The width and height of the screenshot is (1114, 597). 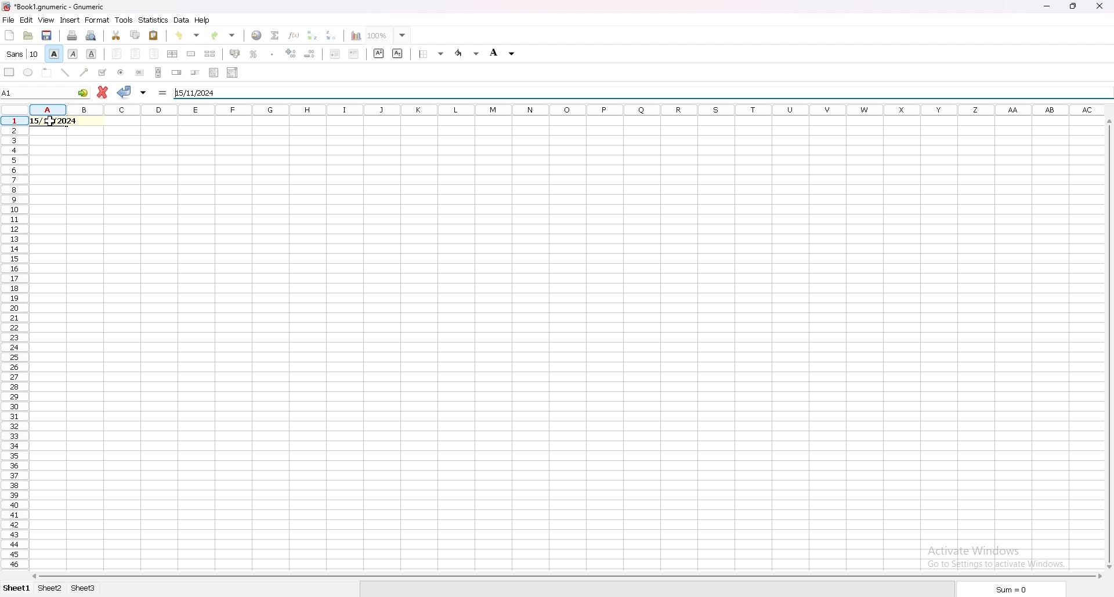 What do you see at coordinates (232, 73) in the screenshot?
I see `combo box` at bounding box center [232, 73].